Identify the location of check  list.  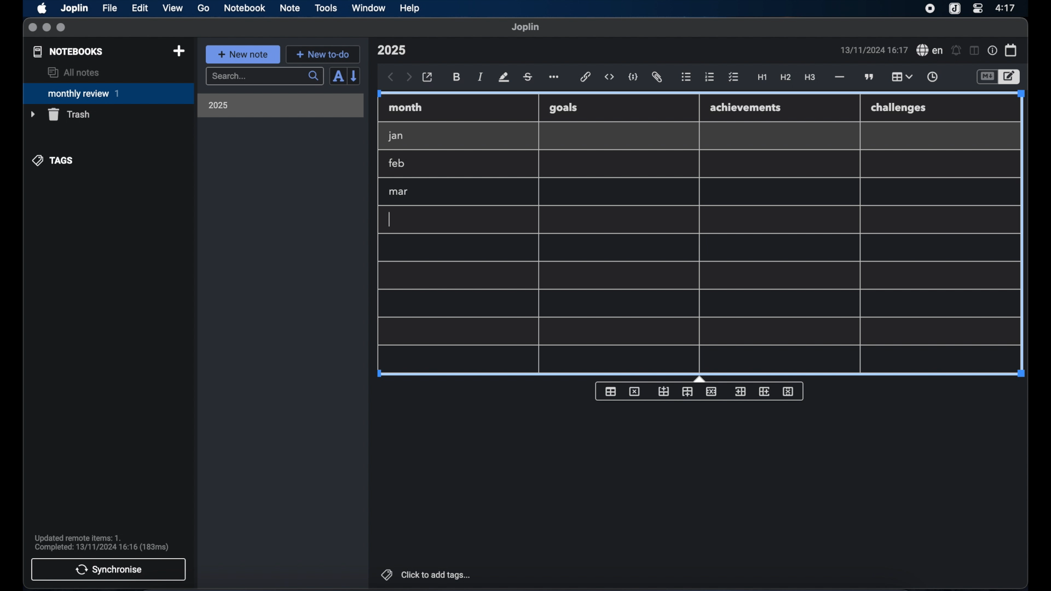
(734, 78).